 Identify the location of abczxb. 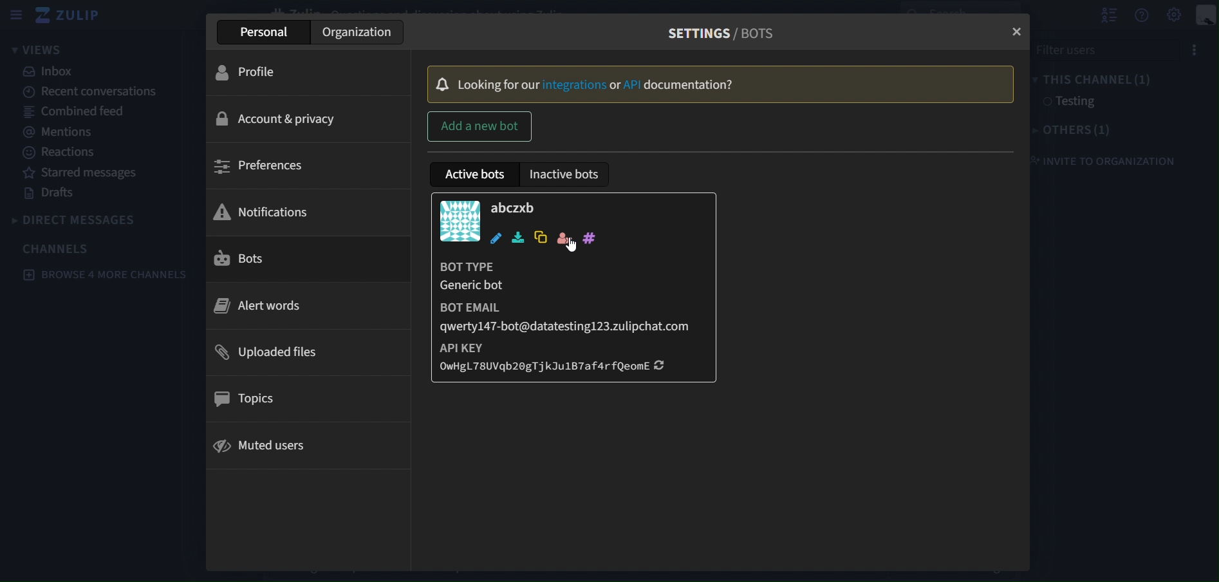
(514, 207).